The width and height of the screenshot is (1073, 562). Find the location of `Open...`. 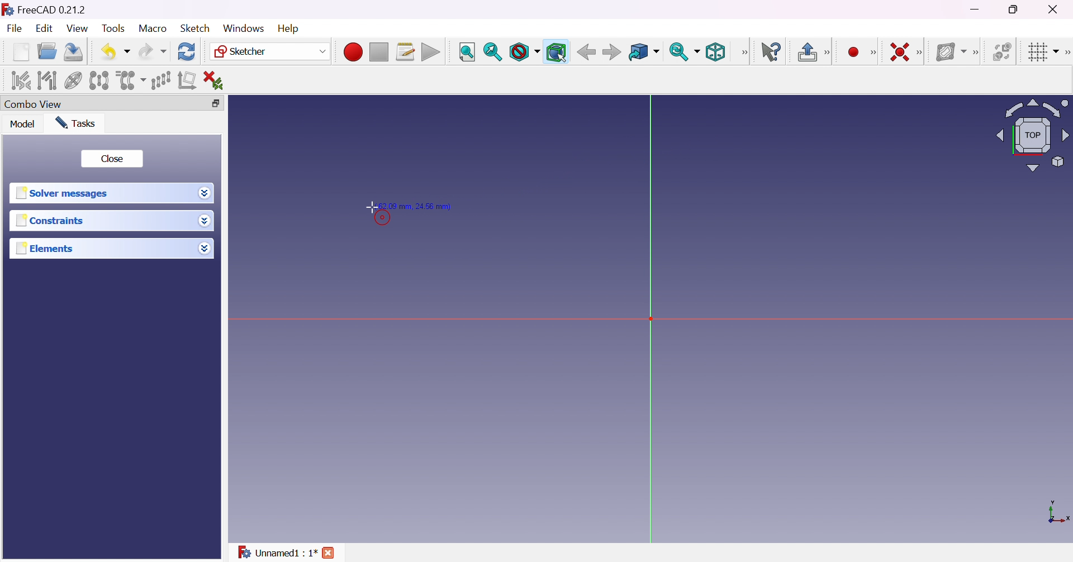

Open... is located at coordinates (46, 52).